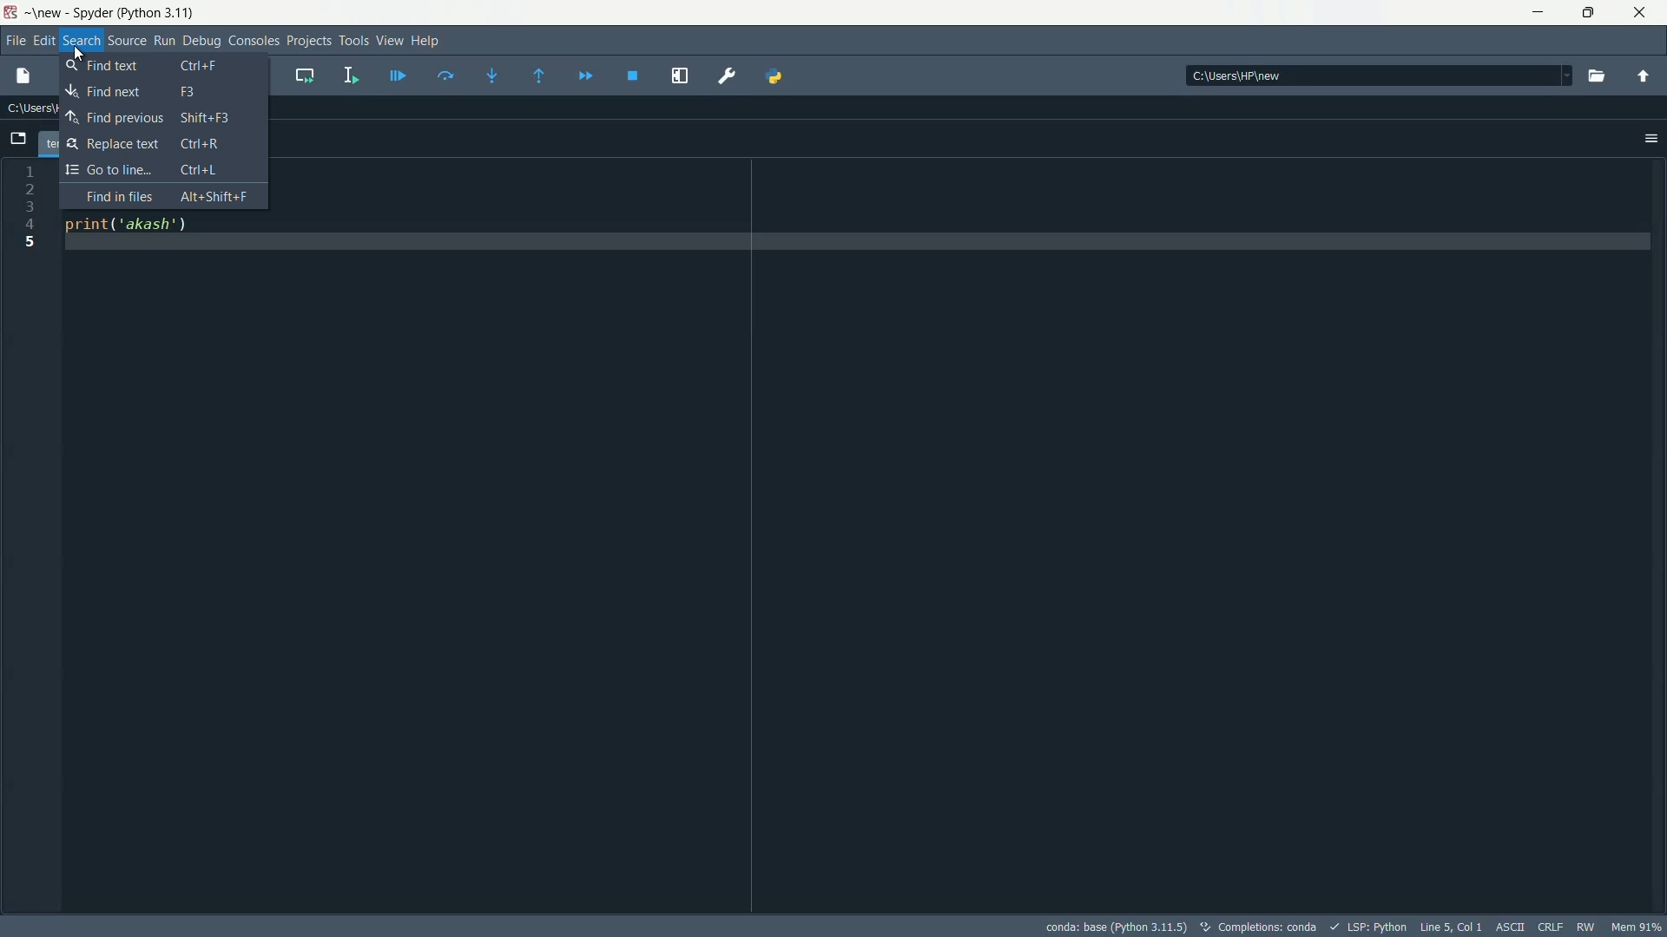  Describe the element at coordinates (157, 14) in the screenshot. I see `python 3.11` at that location.